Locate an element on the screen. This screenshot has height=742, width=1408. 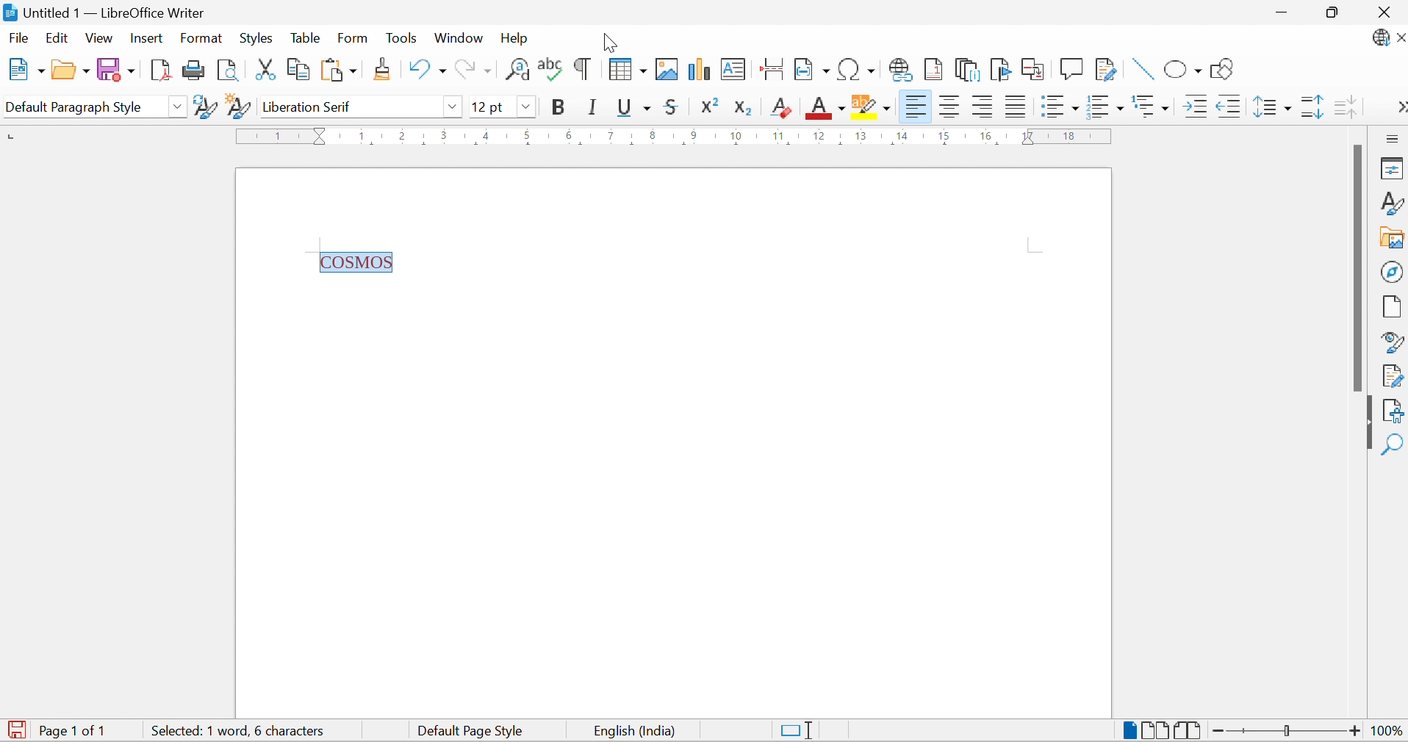
Triangular Markers is located at coordinates (321, 136).